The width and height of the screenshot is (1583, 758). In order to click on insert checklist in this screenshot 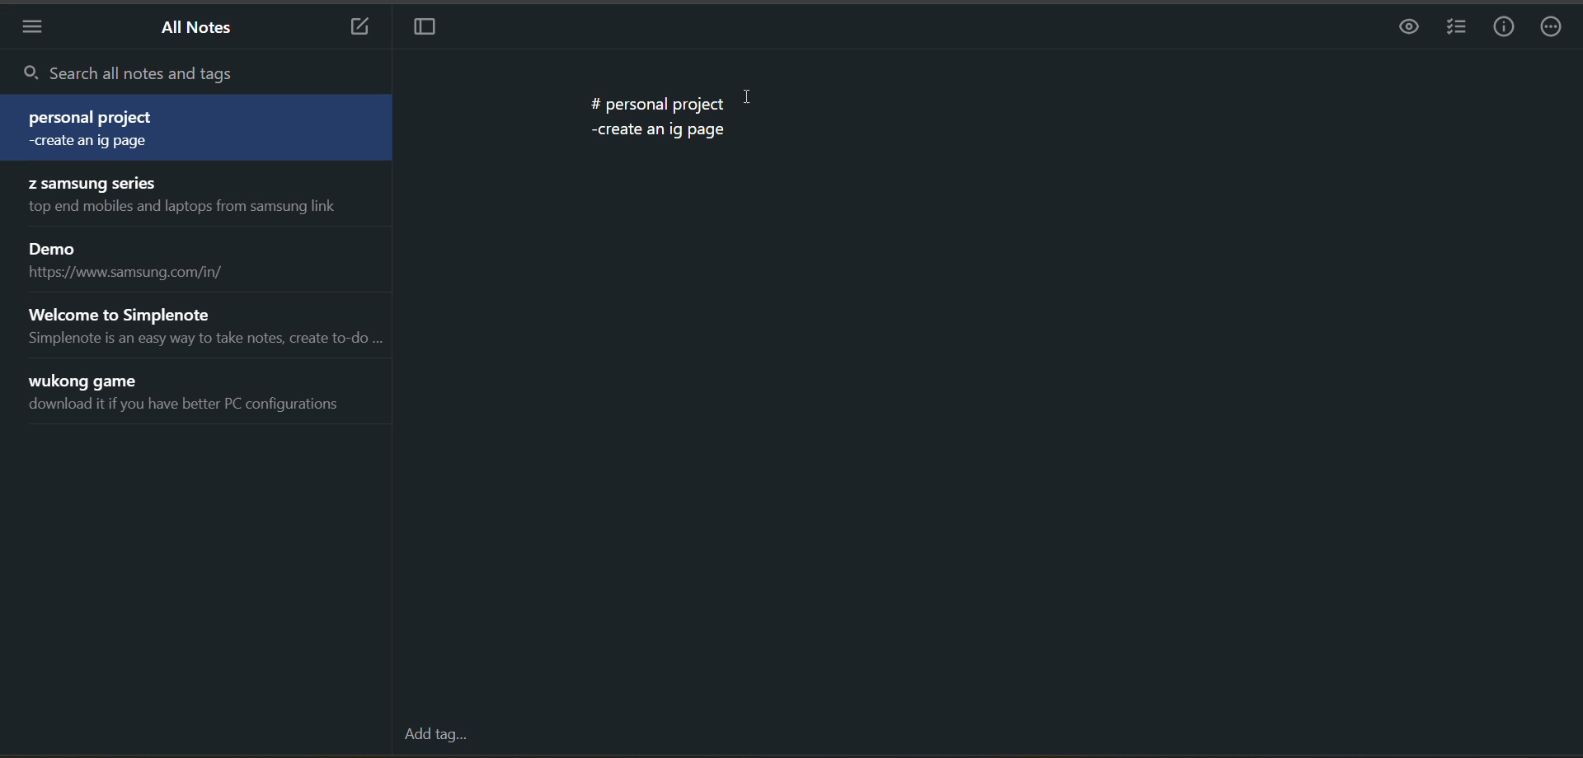, I will do `click(1458, 29)`.